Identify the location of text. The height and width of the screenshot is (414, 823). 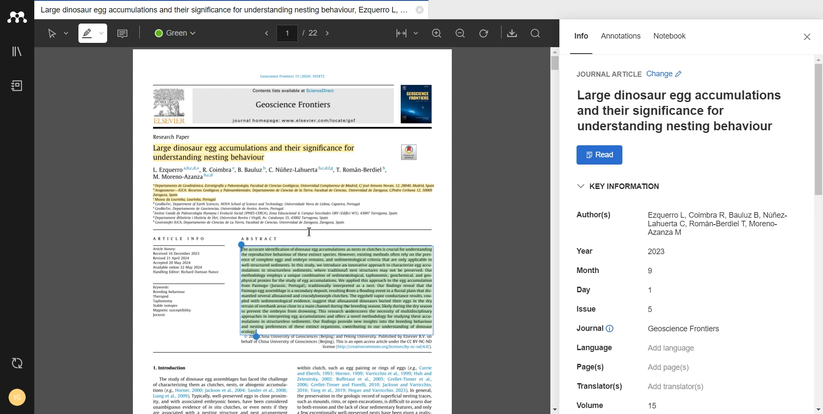
(588, 290).